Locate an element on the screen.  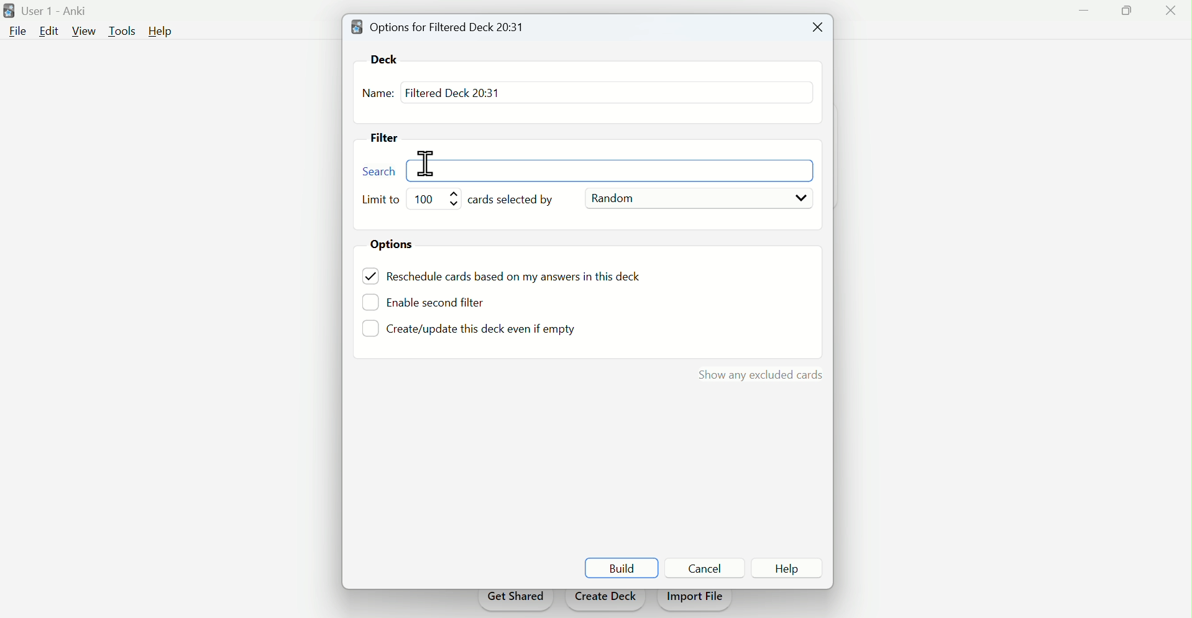
Options is located at coordinates (397, 246).